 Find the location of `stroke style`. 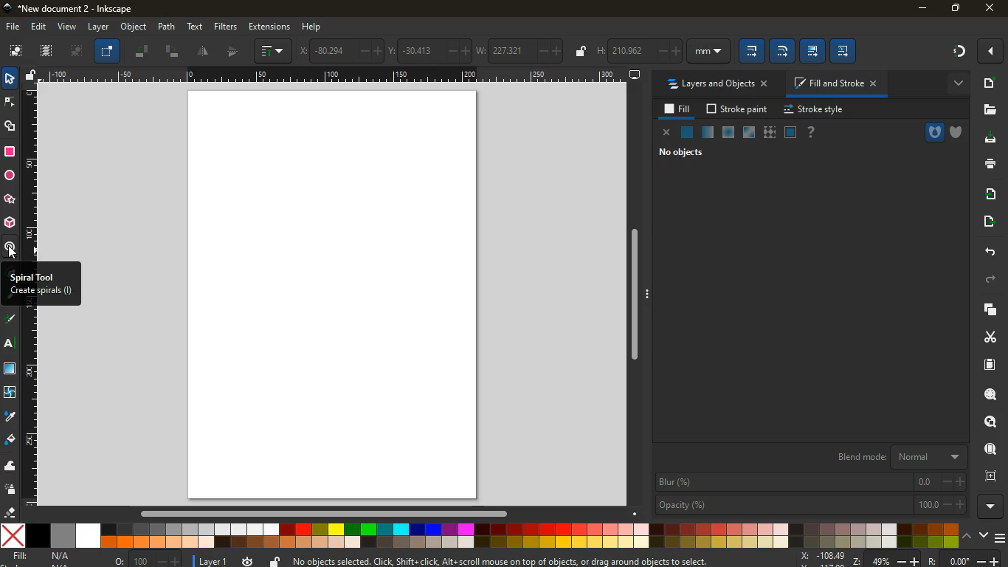

stroke style is located at coordinates (816, 110).